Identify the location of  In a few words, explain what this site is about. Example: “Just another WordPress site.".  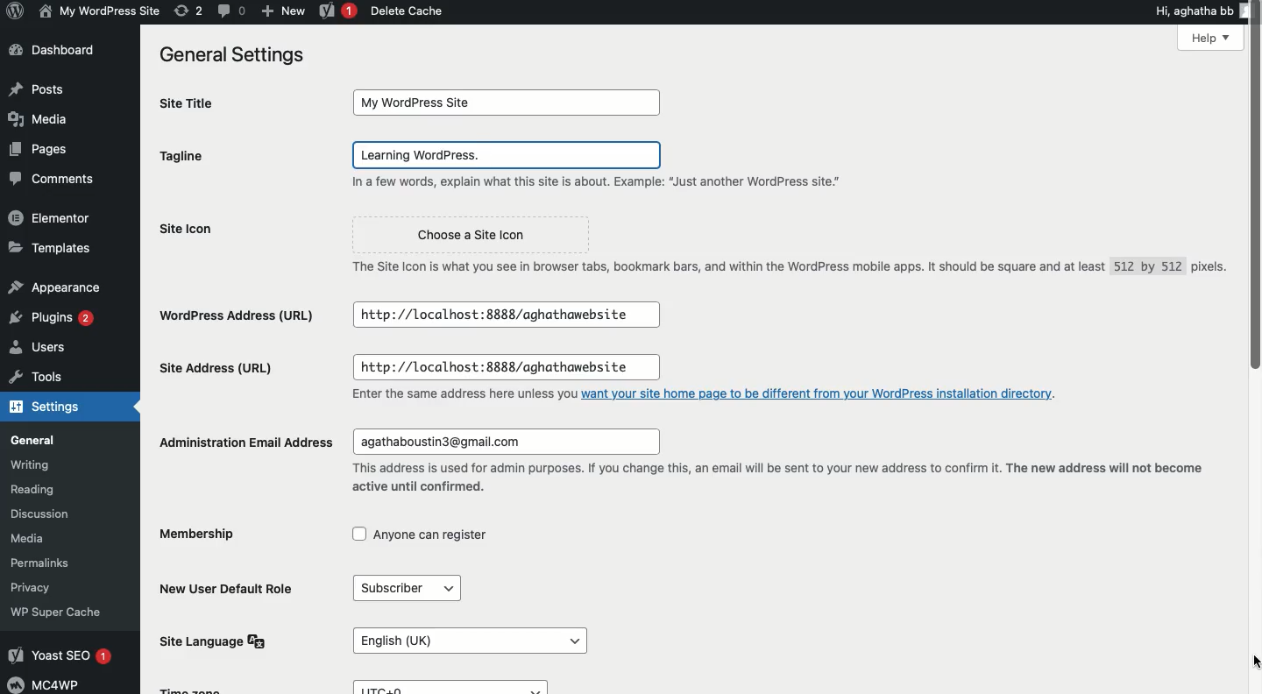
(615, 184).